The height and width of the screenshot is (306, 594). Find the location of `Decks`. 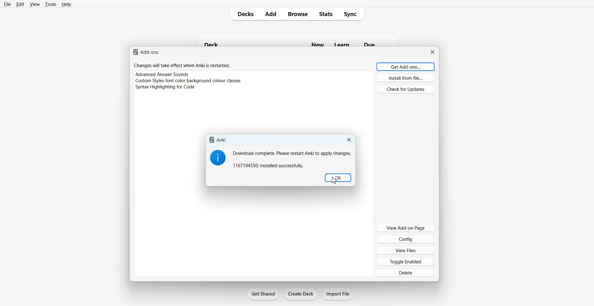

Decks is located at coordinates (243, 14).